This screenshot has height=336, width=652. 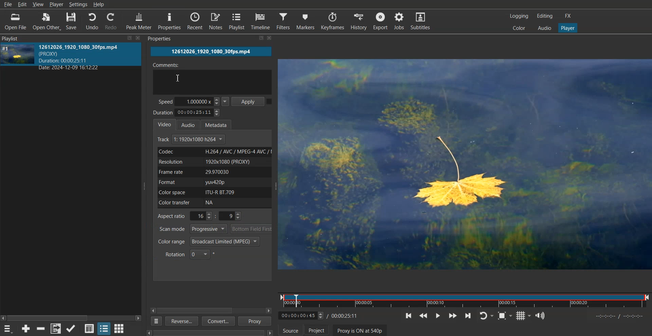 What do you see at coordinates (165, 124) in the screenshot?
I see `Video` at bounding box center [165, 124].